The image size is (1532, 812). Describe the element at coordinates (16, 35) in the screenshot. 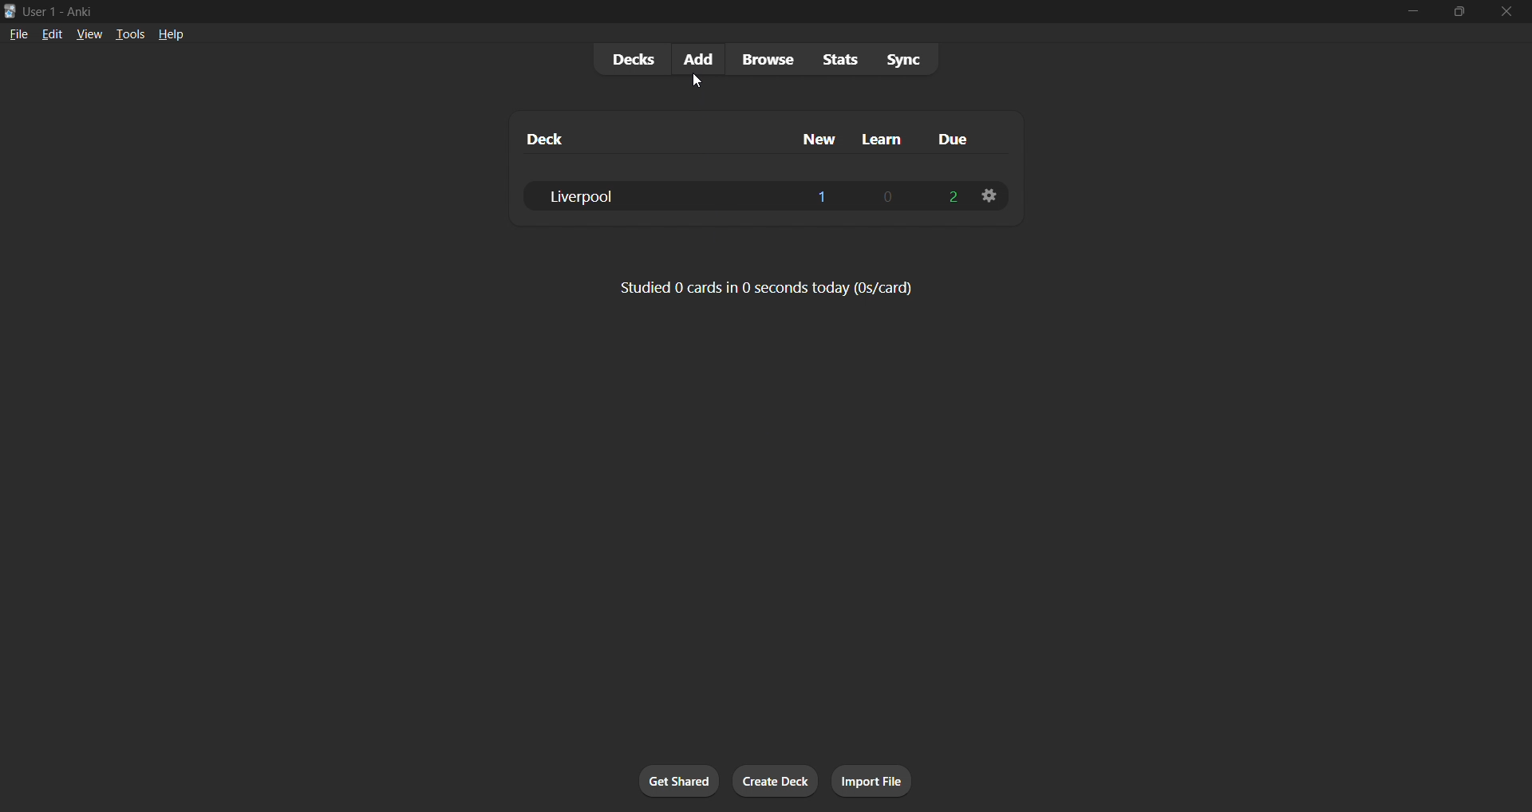

I see `file` at that location.